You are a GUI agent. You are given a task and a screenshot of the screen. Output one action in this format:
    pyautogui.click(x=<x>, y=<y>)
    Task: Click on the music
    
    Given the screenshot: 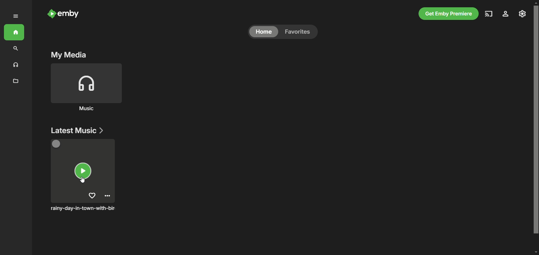 What is the action you would take?
    pyautogui.click(x=87, y=109)
    